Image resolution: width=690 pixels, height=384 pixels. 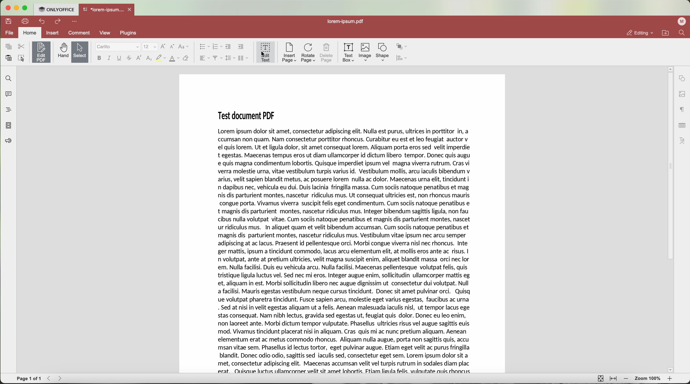 What do you see at coordinates (228, 47) in the screenshot?
I see `decrease indent` at bounding box center [228, 47].